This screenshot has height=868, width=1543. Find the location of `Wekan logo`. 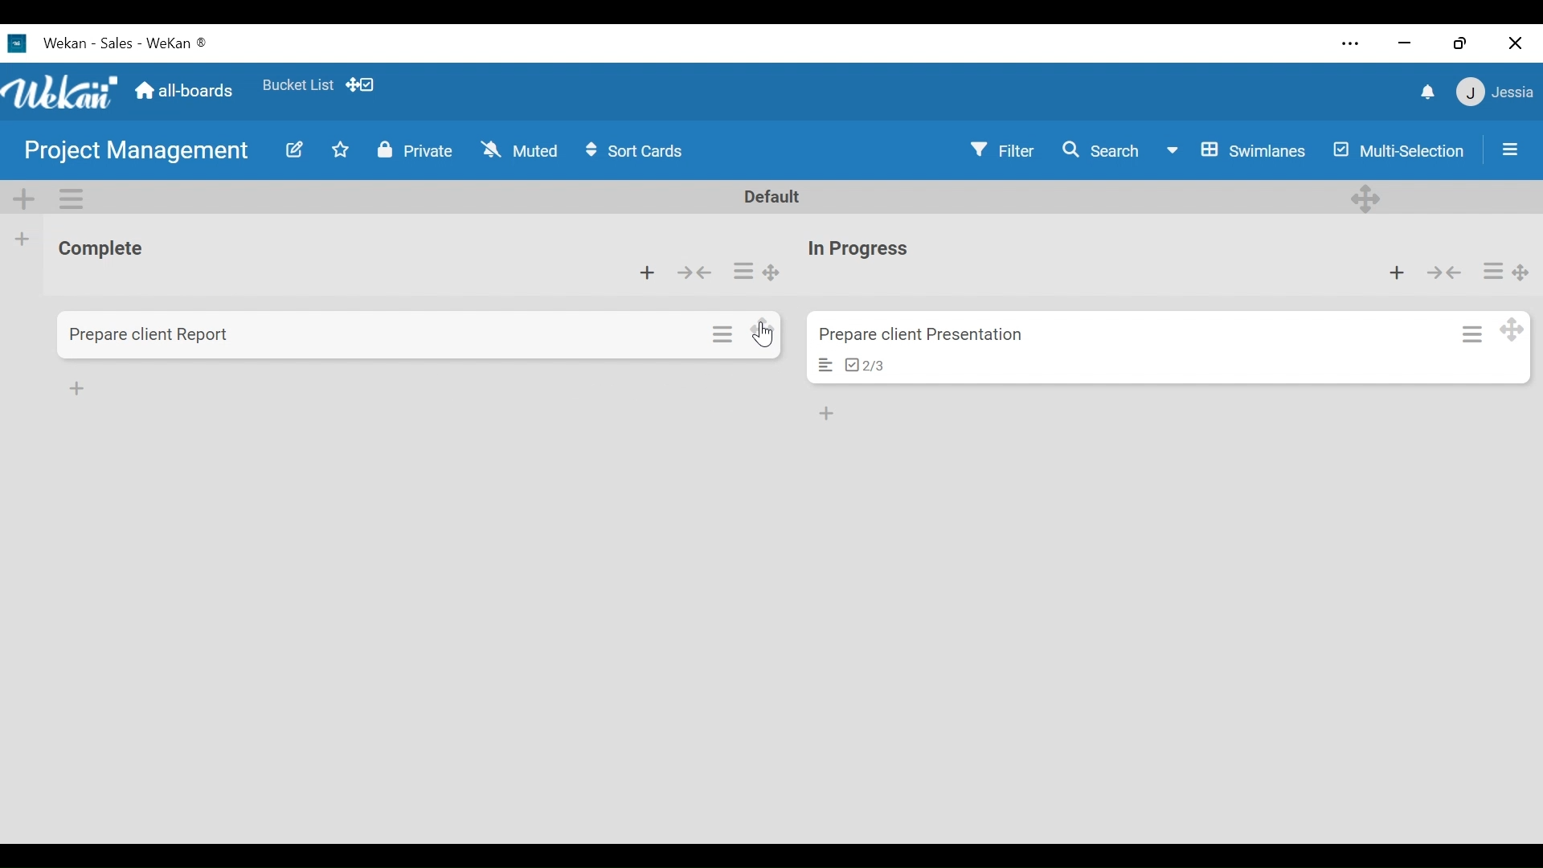

Wekan logo is located at coordinates (63, 93).